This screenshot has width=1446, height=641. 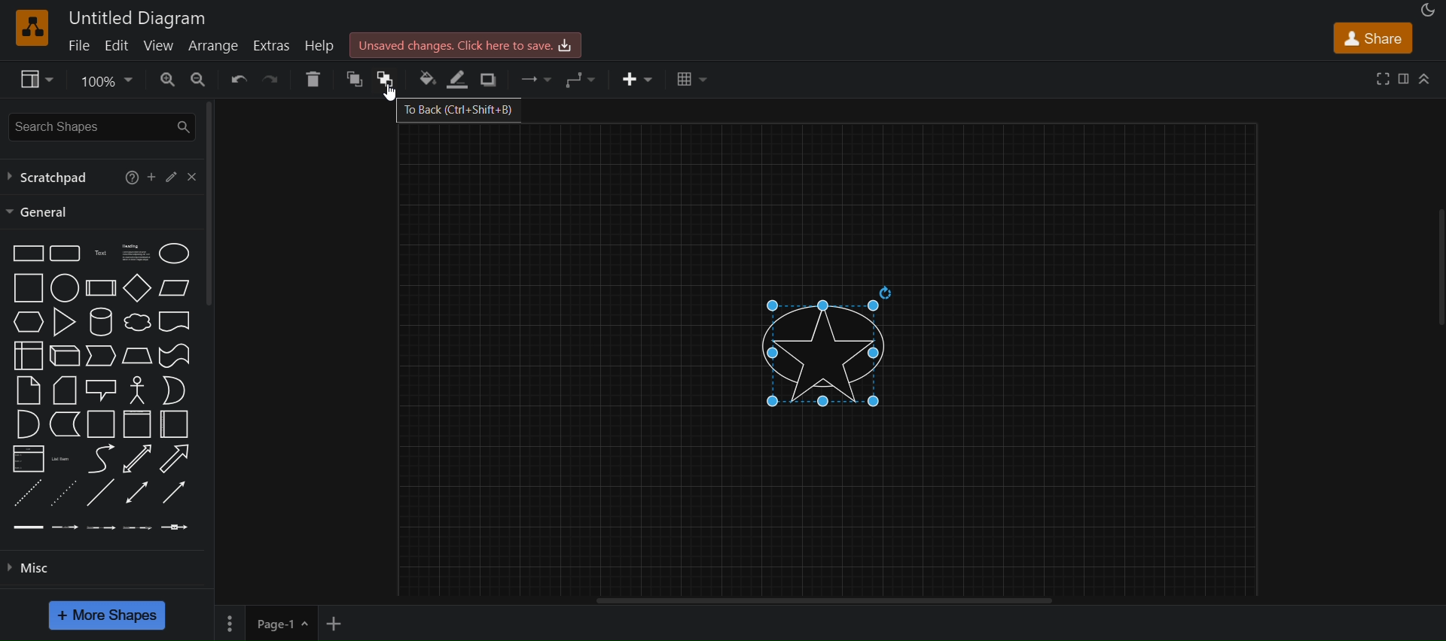 What do you see at coordinates (26, 527) in the screenshot?
I see `link` at bounding box center [26, 527].